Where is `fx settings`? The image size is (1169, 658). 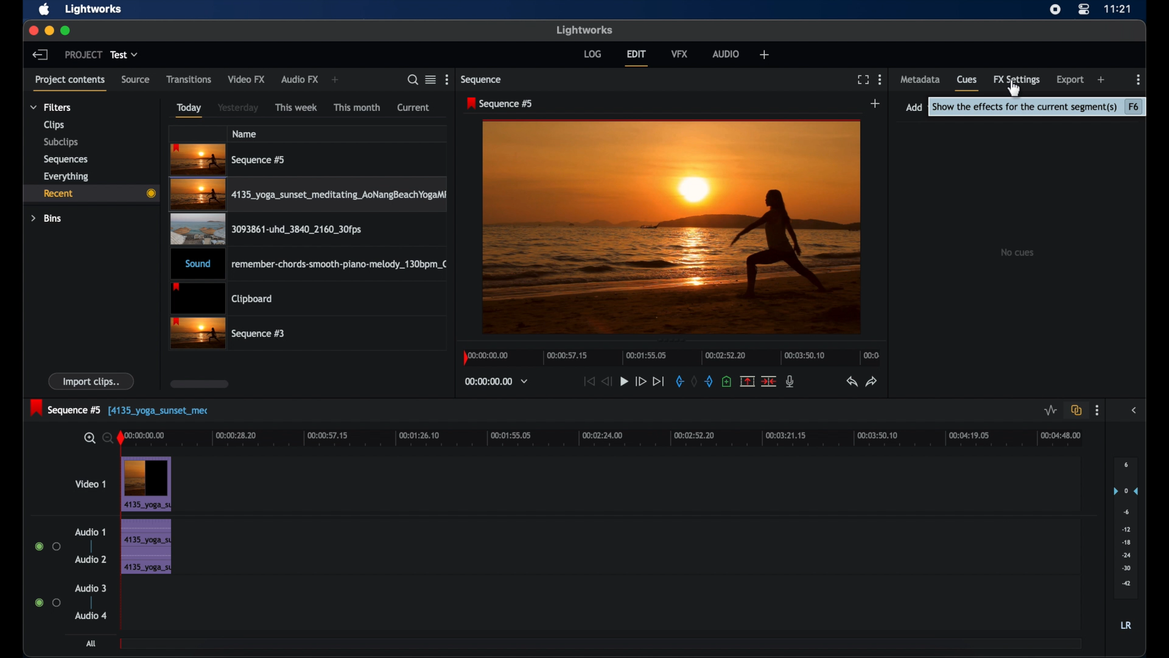 fx settings is located at coordinates (1017, 79).